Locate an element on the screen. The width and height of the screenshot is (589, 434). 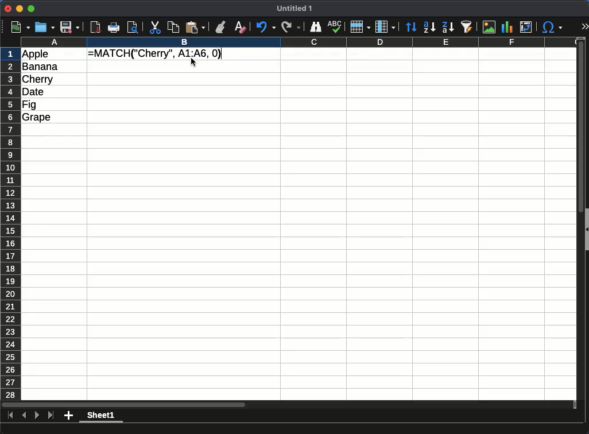
undo is located at coordinates (266, 27).